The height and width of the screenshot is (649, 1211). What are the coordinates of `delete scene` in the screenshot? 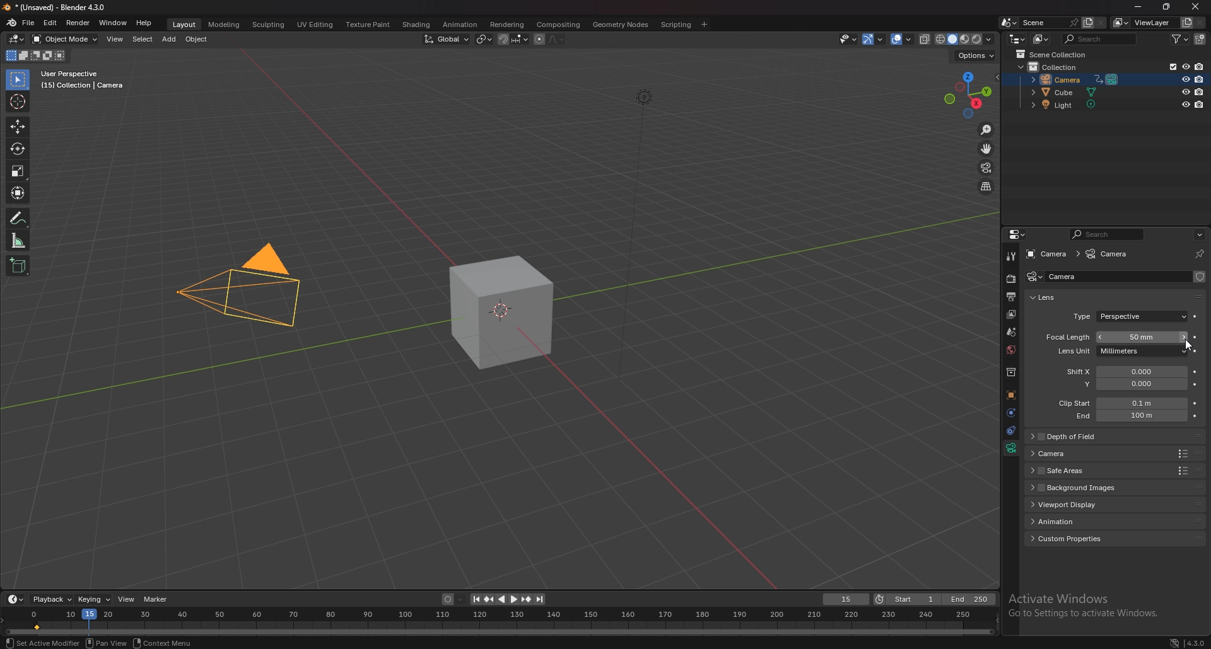 It's located at (1101, 22).